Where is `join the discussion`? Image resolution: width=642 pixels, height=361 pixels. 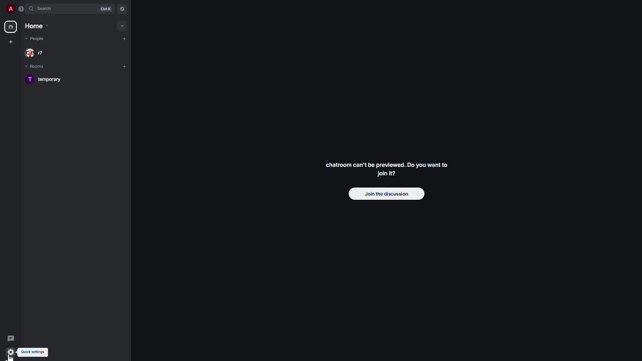 join the discussion is located at coordinates (383, 193).